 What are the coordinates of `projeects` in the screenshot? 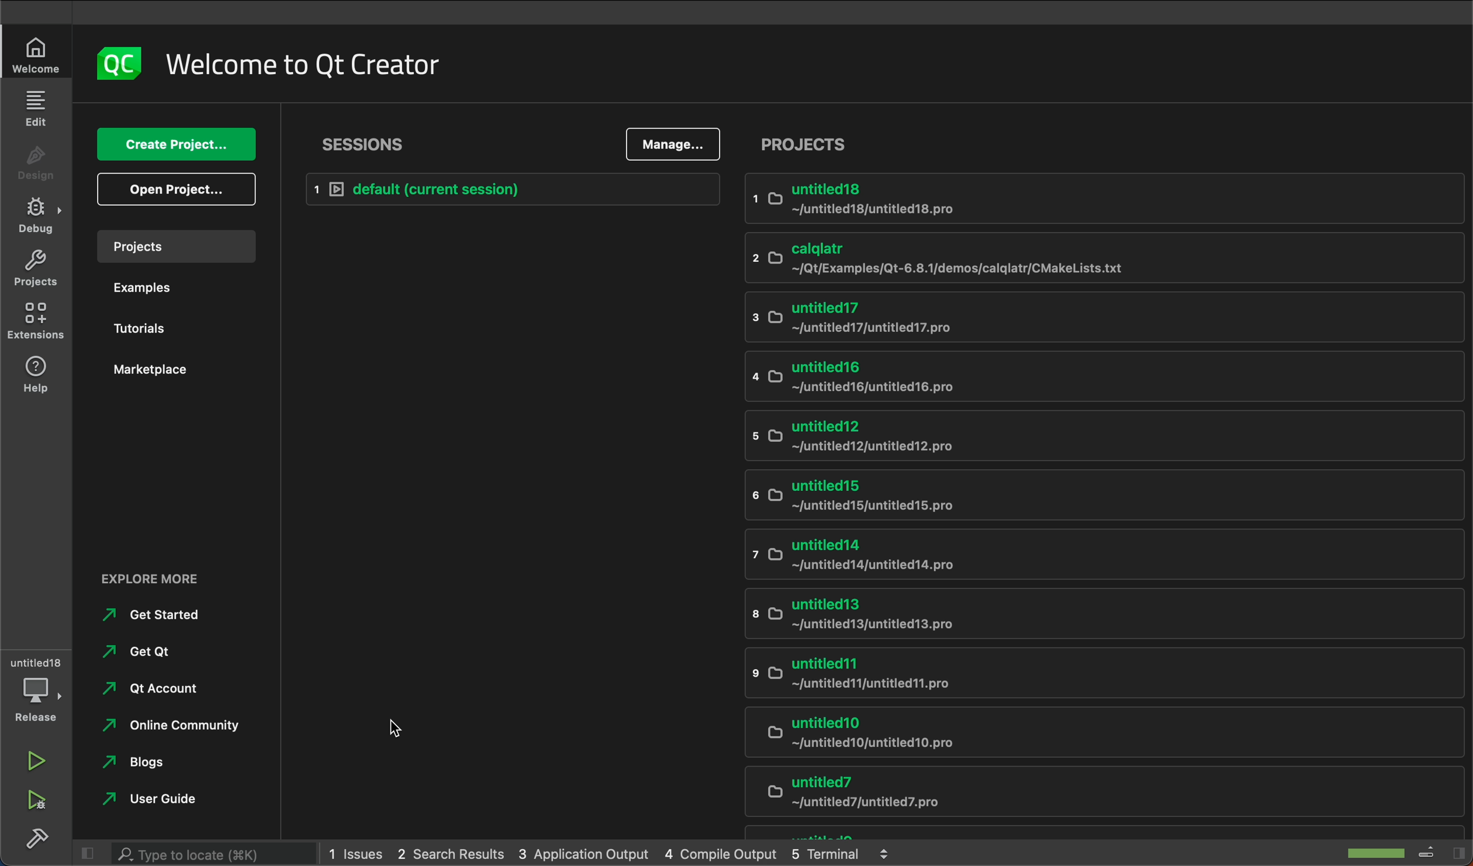 It's located at (1104, 144).